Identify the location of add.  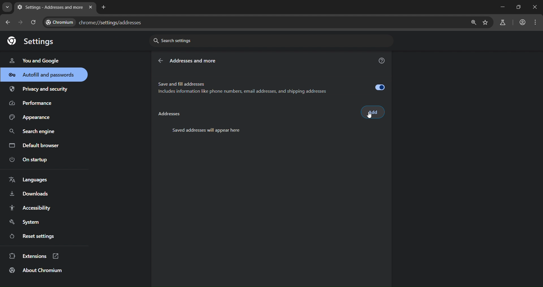
(373, 112).